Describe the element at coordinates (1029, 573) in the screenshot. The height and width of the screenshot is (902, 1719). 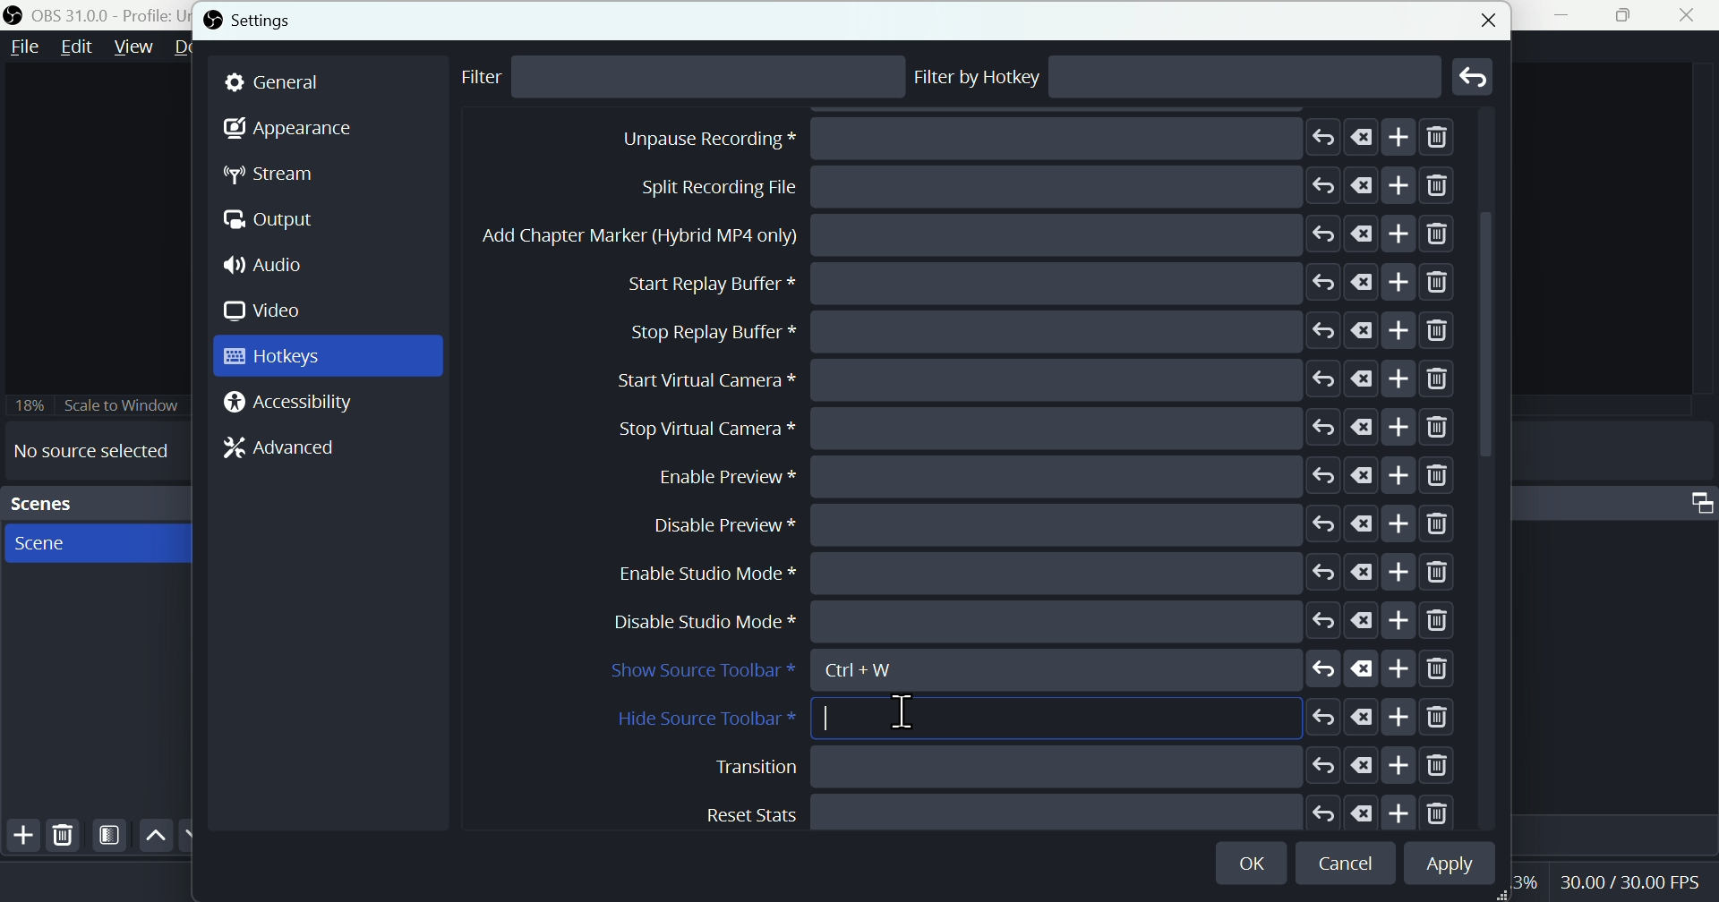
I see `start virtual camera` at that location.